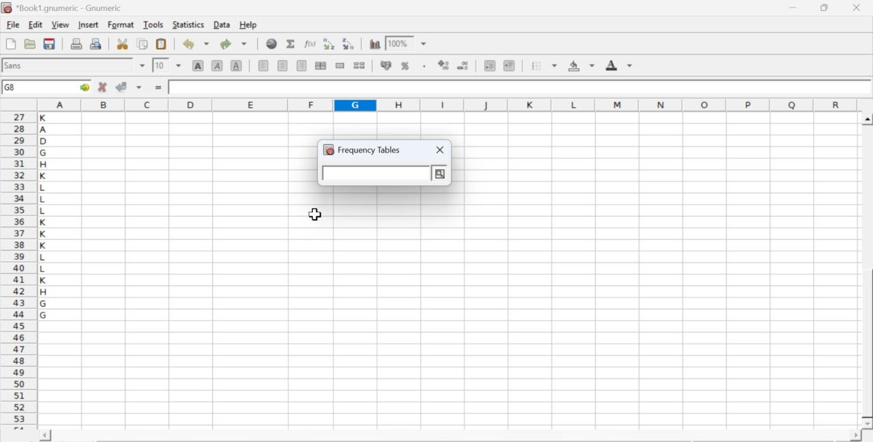 The height and width of the screenshot is (442, 873). What do you see at coordinates (15, 65) in the screenshot?
I see `font` at bounding box center [15, 65].